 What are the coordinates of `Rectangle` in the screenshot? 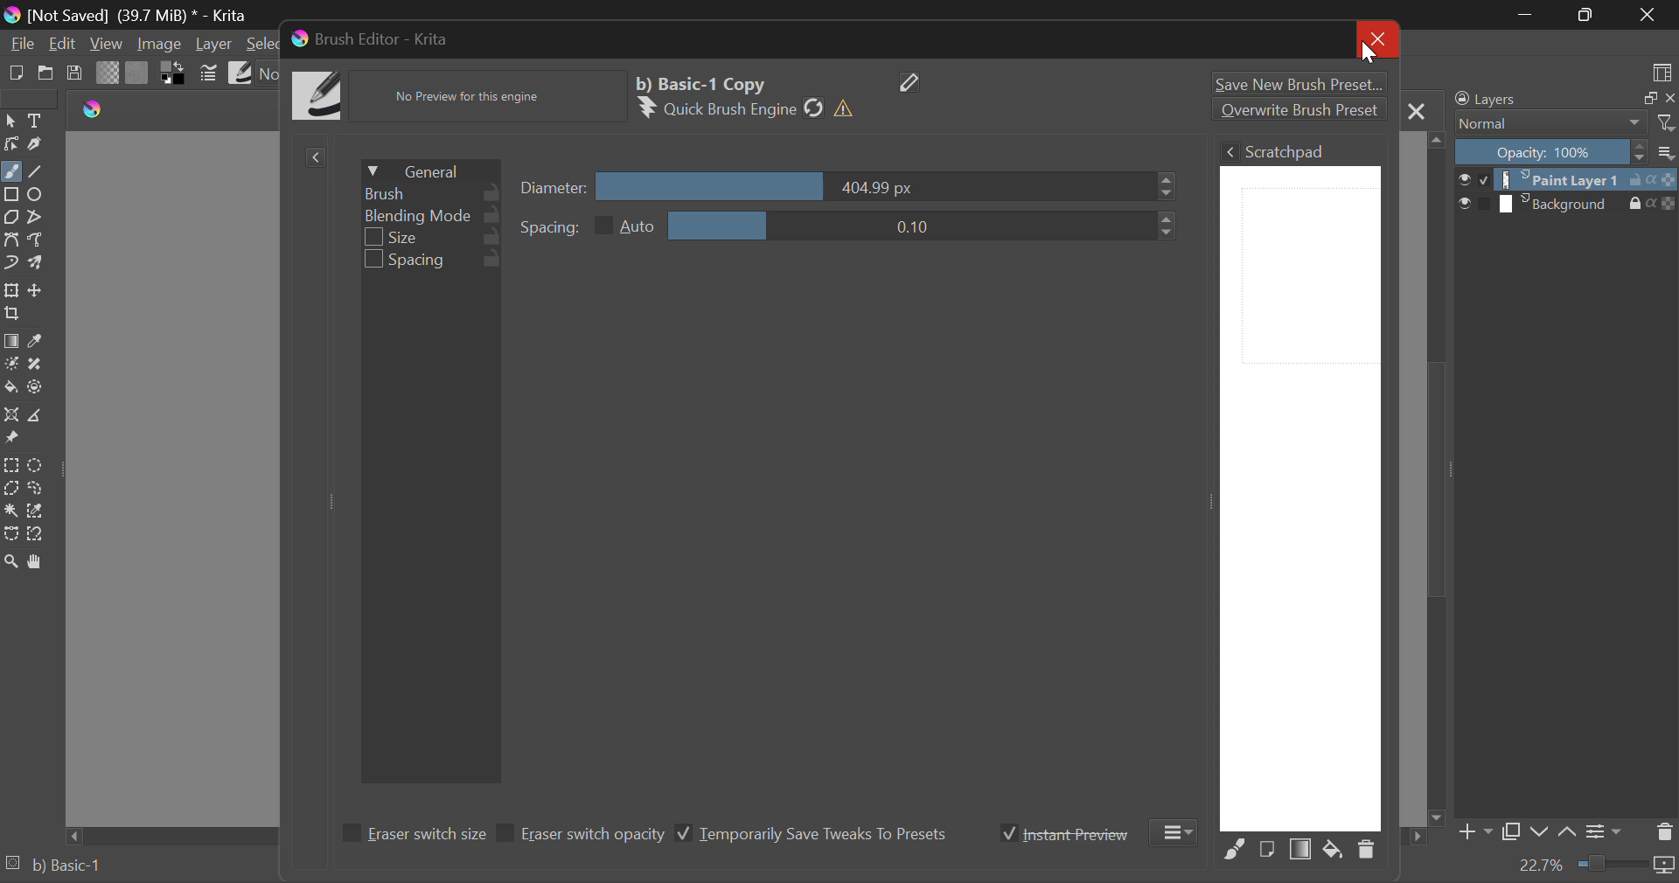 It's located at (12, 196).